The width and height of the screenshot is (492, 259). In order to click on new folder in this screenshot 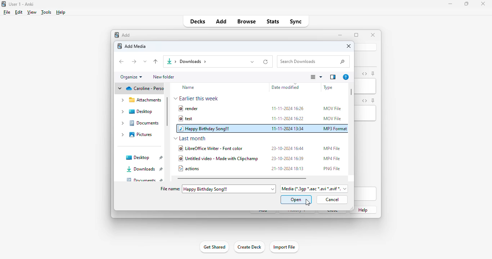, I will do `click(163, 77)`.